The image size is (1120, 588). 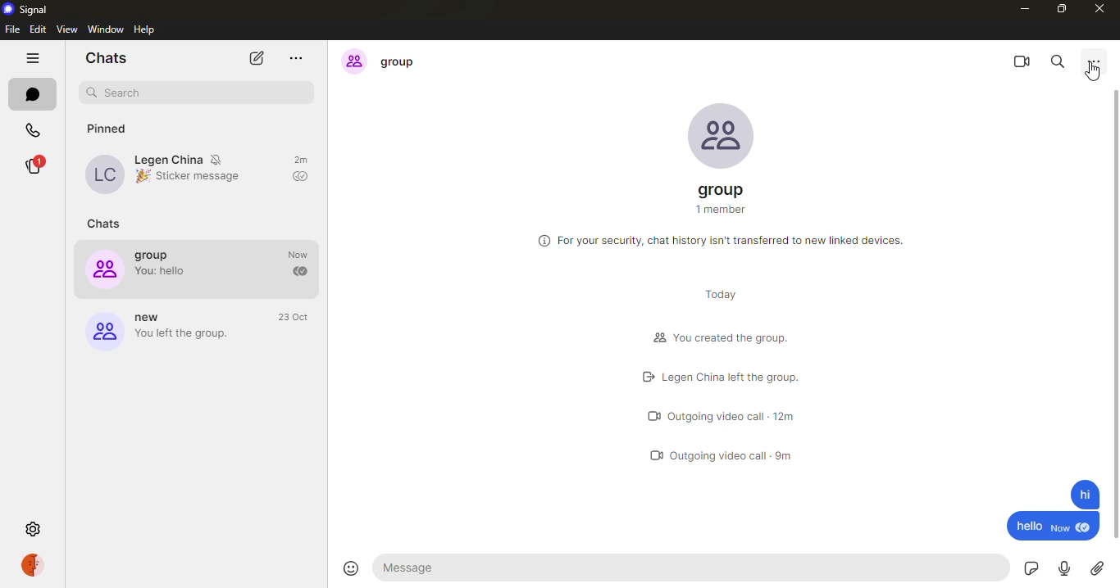 What do you see at coordinates (102, 174) in the screenshot?
I see `profile` at bounding box center [102, 174].